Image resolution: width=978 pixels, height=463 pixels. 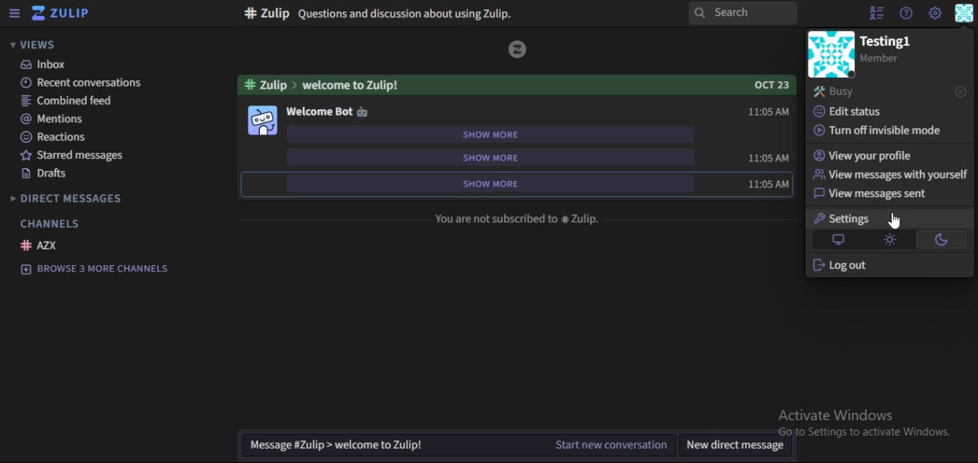 What do you see at coordinates (854, 111) in the screenshot?
I see `edit status` at bounding box center [854, 111].